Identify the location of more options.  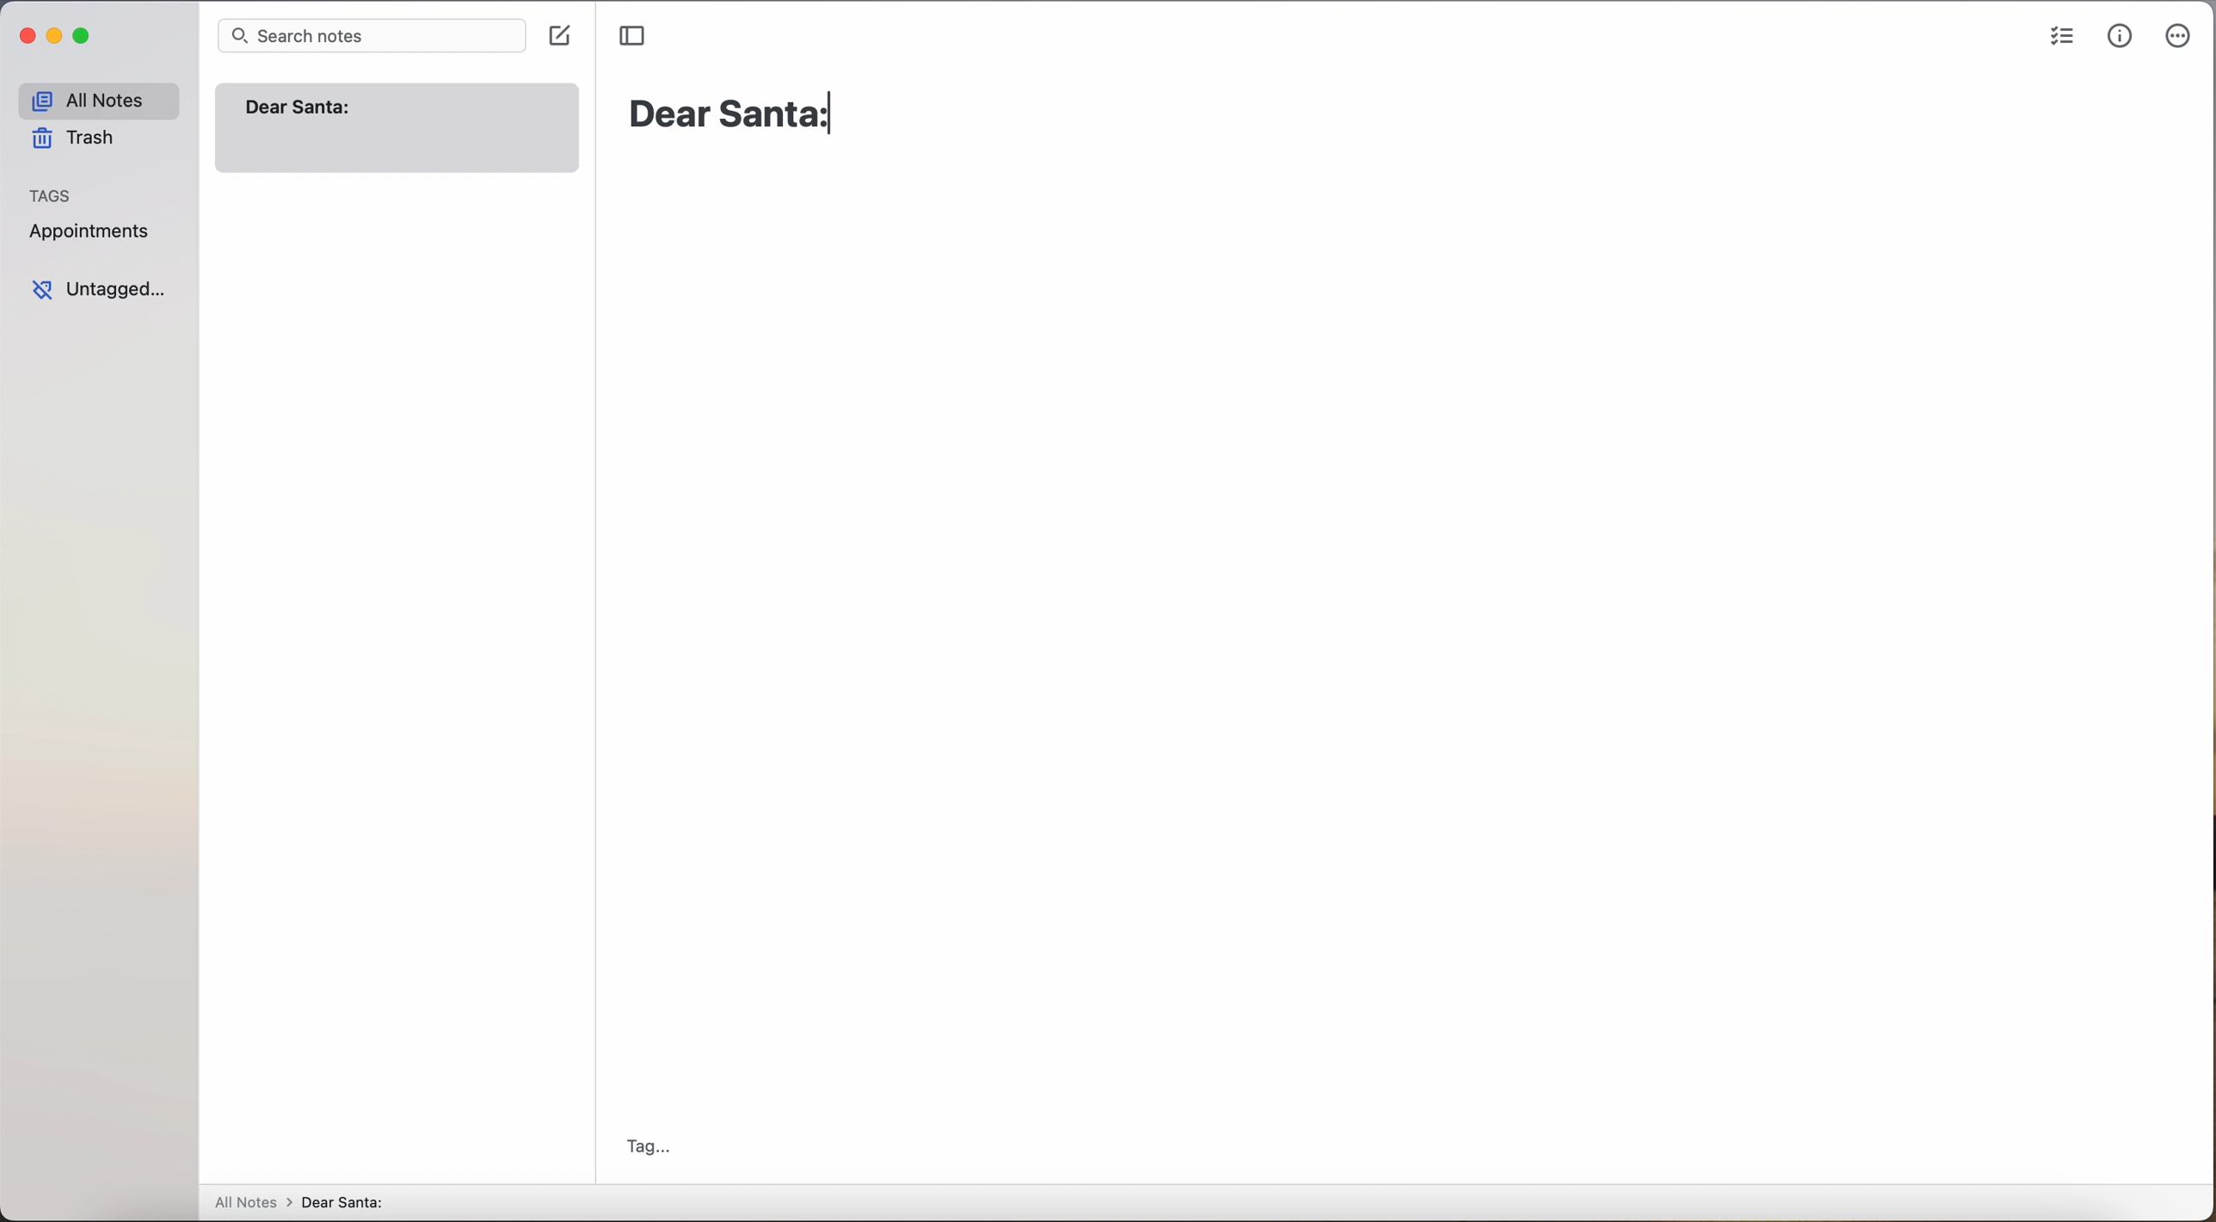
(2182, 35).